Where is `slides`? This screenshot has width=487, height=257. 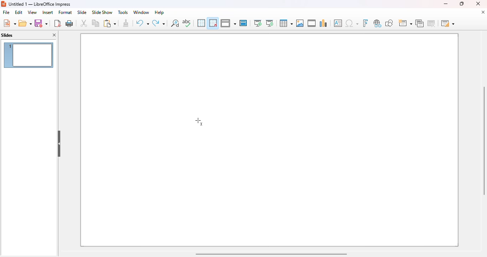
slides is located at coordinates (7, 35).